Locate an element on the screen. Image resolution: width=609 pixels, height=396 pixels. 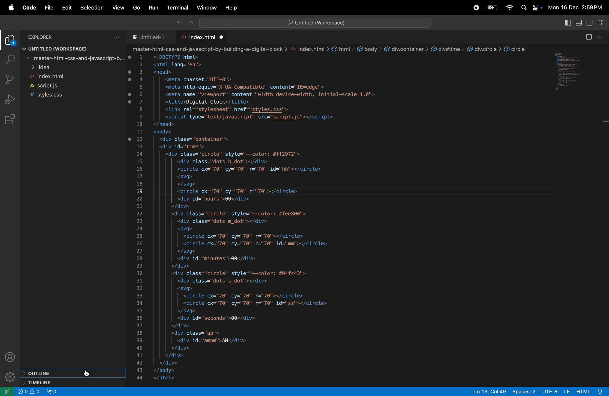
-html-css-and-javascript-by-building-a-digital-clock > <> index.html > & html > € body > & div.container > &@ div#time > &@ div.circle > @ circle is located at coordinates (331, 49).